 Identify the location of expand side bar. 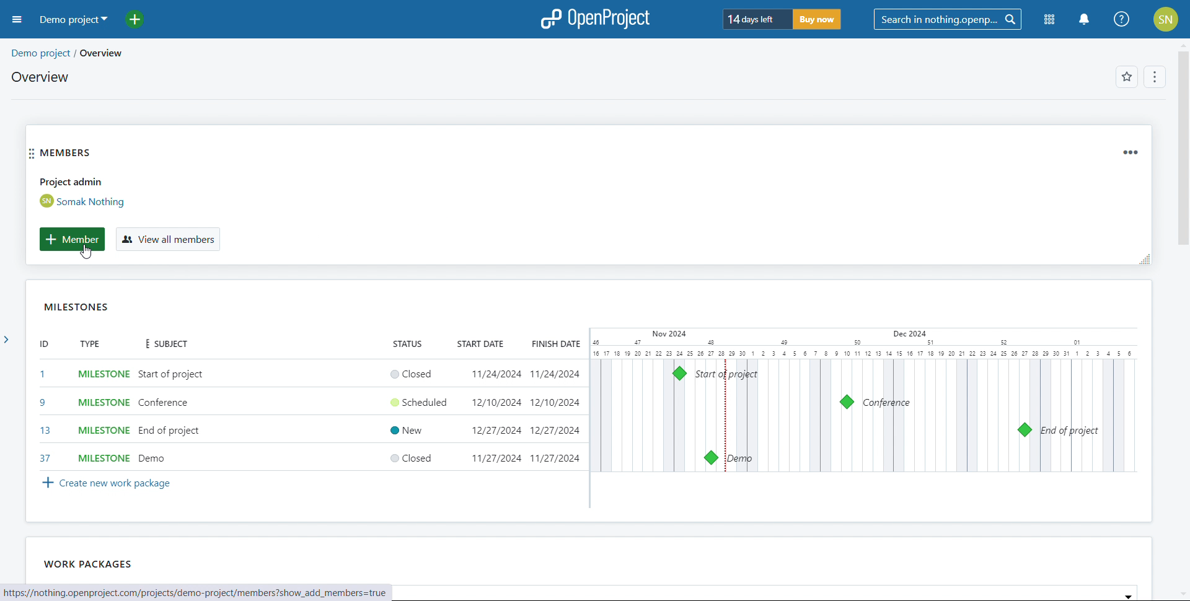
(11, 340).